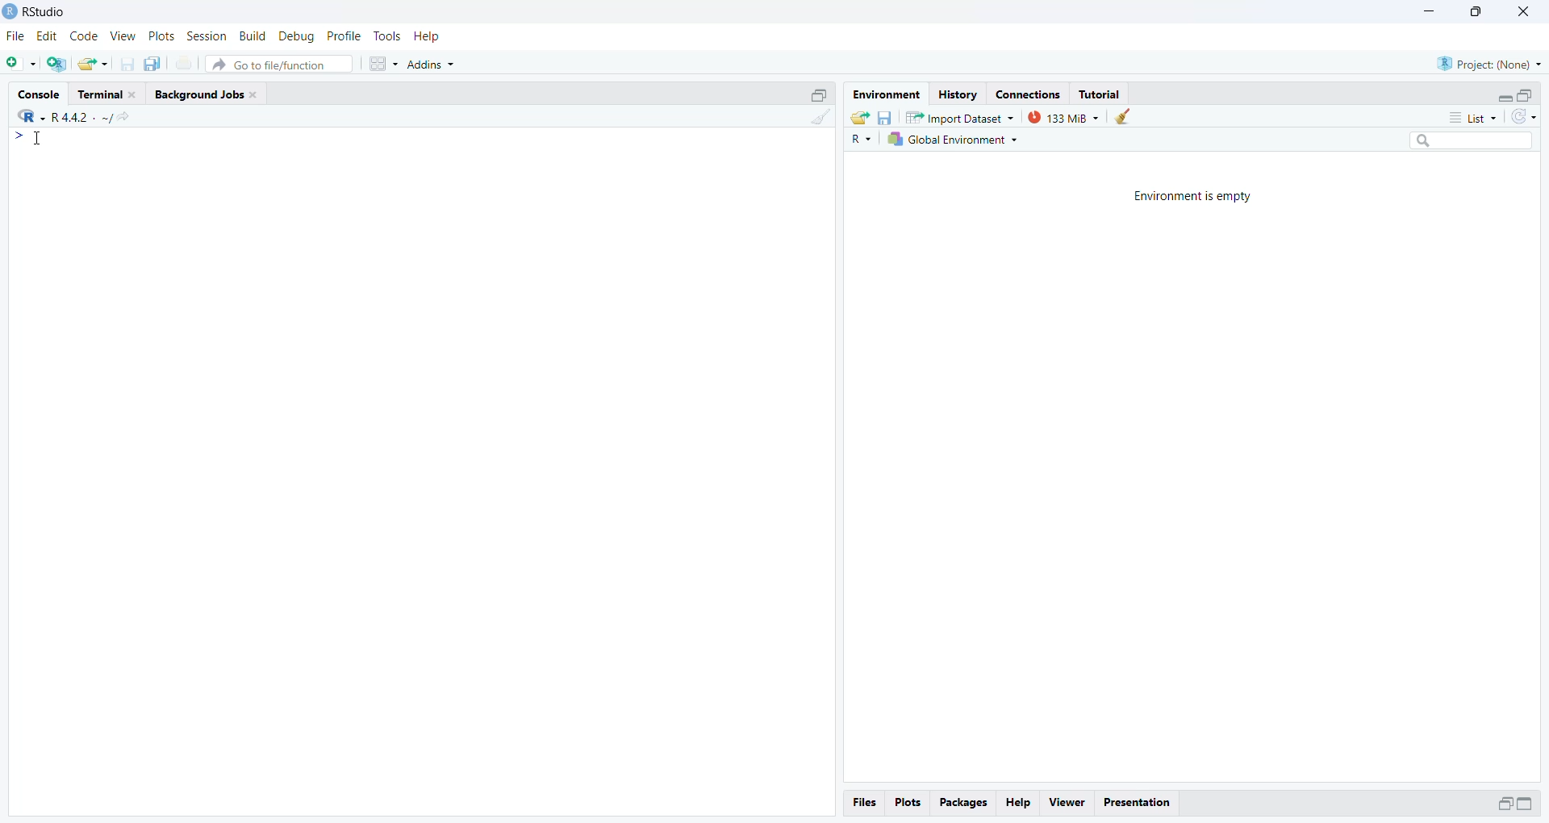  What do you see at coordinates (1490, 65) in the screenshot?
I see `Project (Name)` at bounding box center [1490, 65].